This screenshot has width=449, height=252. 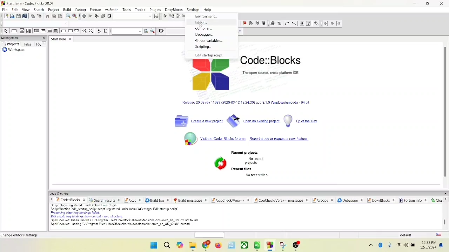 I want to click on tools, so click(x=127, y=9).